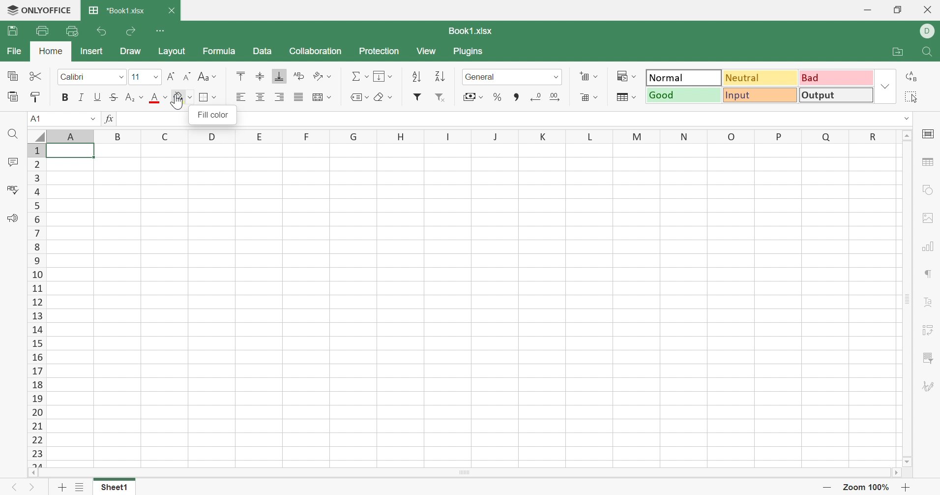 This screenshot has width=940, height=495. What do you see at coordinates (929, 331) in the screenshot?
I see `Pivot Table settings` at bounding box center [929, 331].